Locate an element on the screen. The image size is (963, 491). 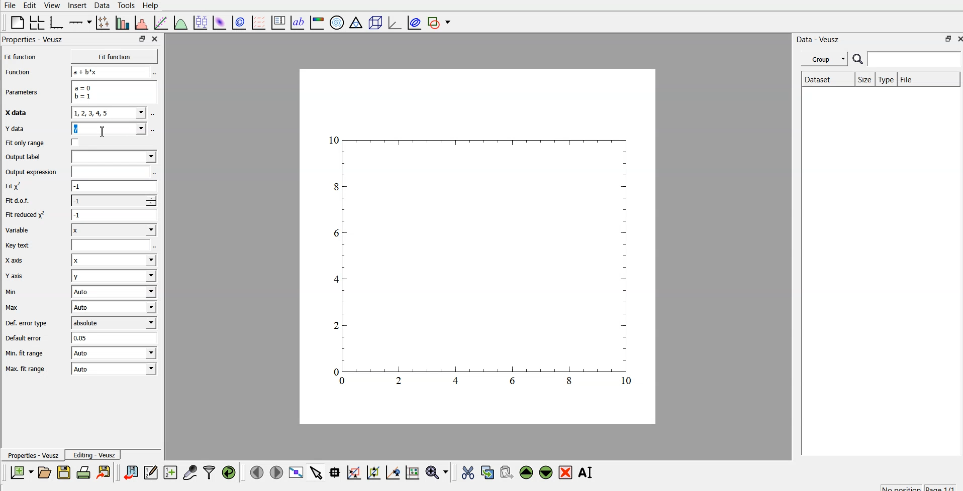
 Dataset is located at coordinates (828, 79).